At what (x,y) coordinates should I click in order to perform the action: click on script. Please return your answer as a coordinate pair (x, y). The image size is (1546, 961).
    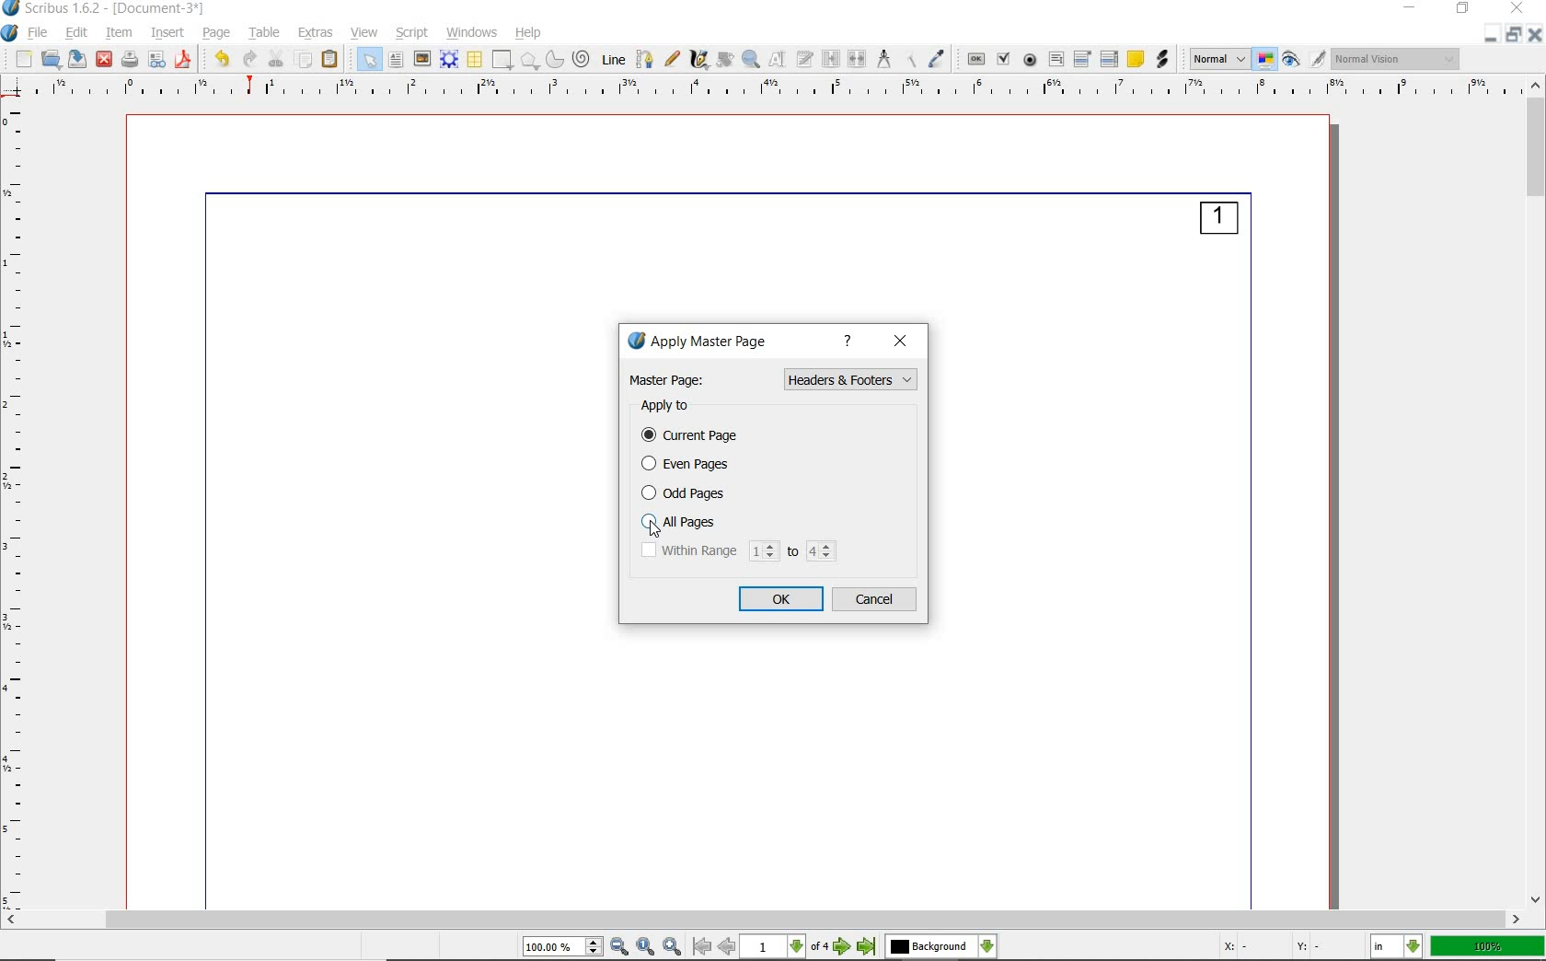
    Looking at the image, I should click on (410, 34).